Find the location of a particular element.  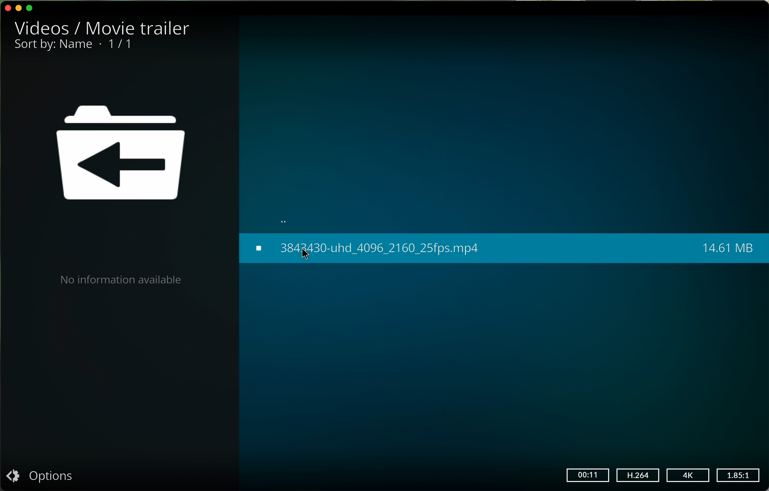

click on movie trailer is located at coordinates (504, 248).